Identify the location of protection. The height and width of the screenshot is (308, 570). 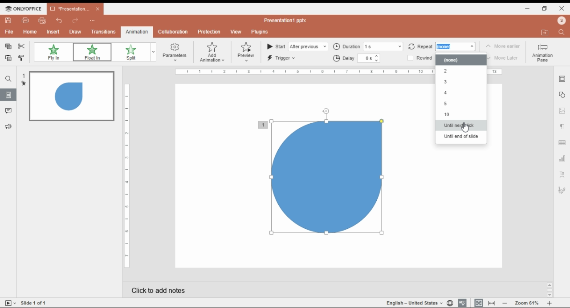
(209, 32).